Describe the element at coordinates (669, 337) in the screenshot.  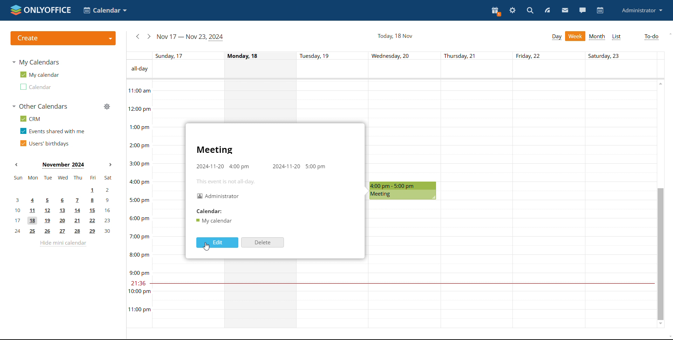
I see `scroll down` at that location.